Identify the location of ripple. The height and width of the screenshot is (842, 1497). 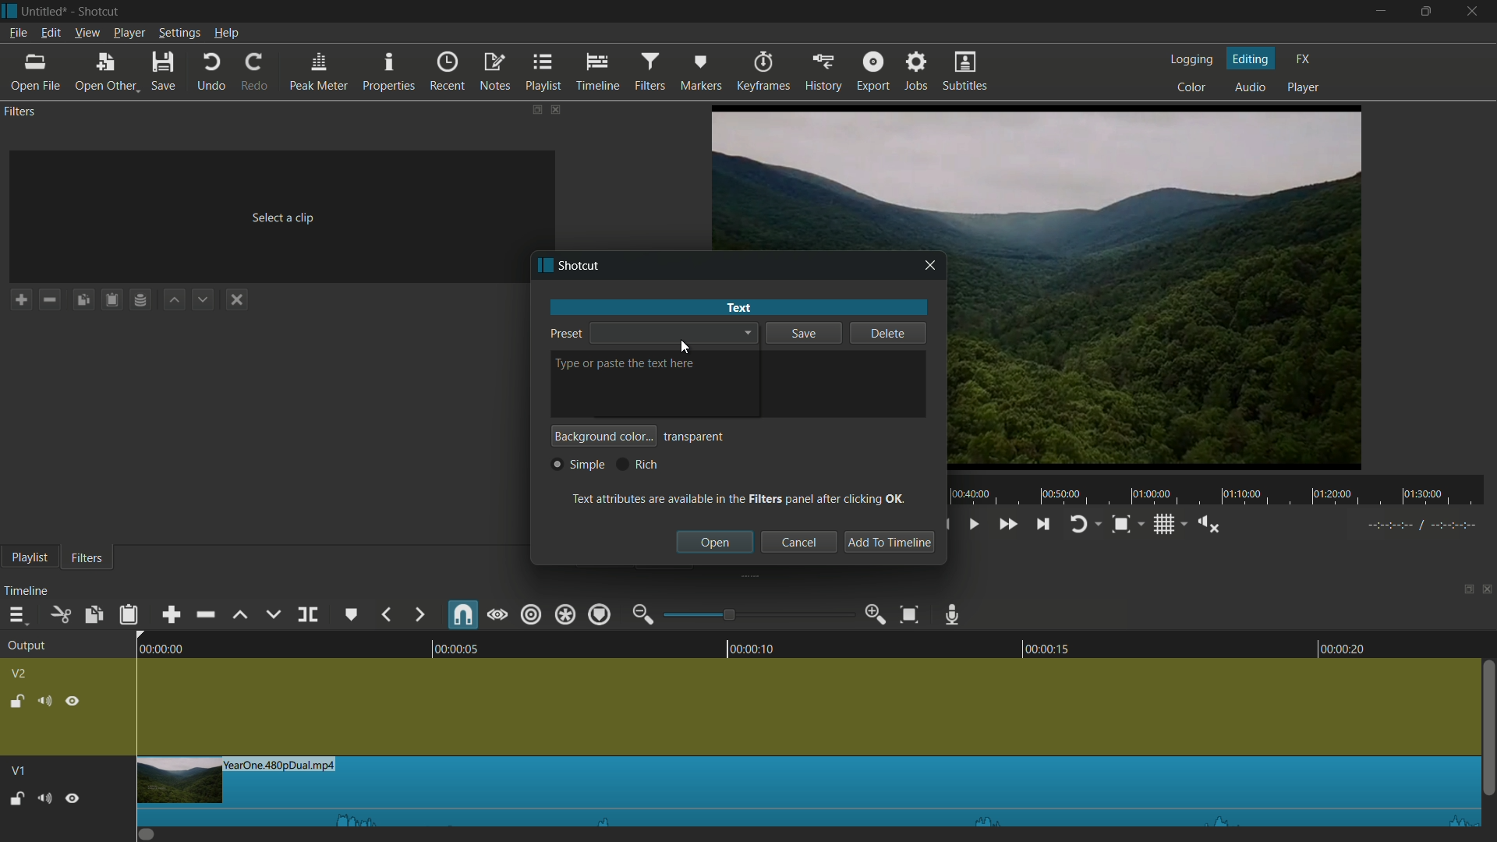
(533, 615).